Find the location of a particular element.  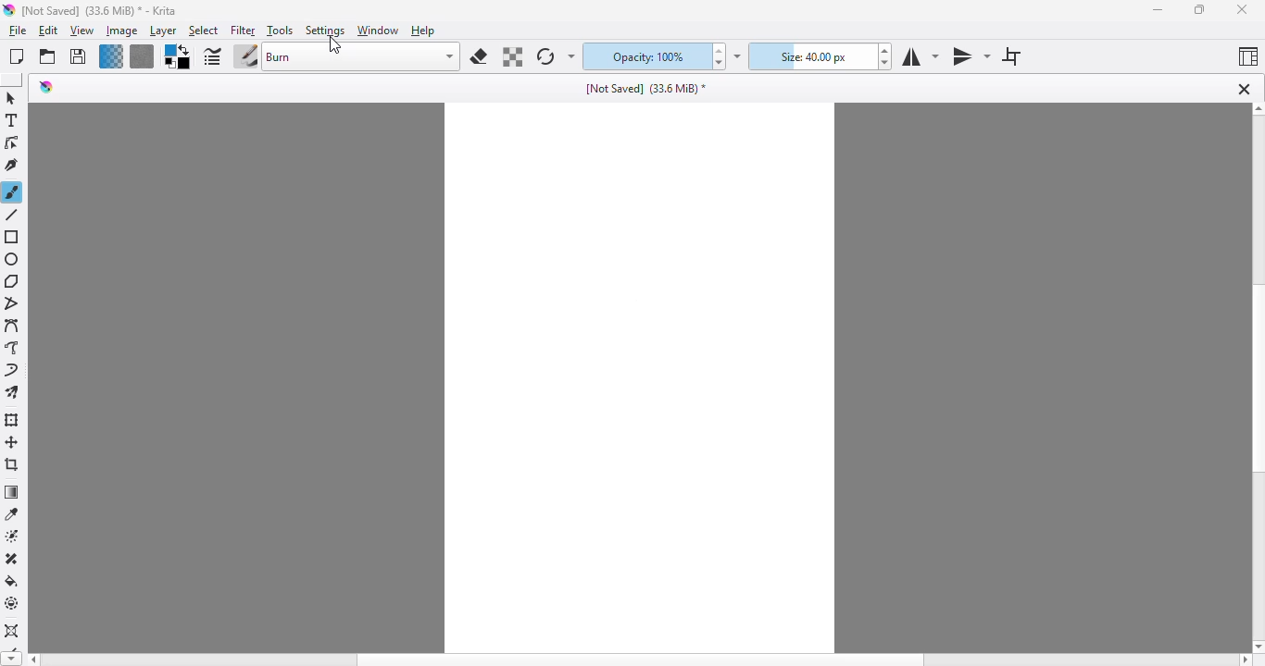

opacity is located at coordinates (644, 57).